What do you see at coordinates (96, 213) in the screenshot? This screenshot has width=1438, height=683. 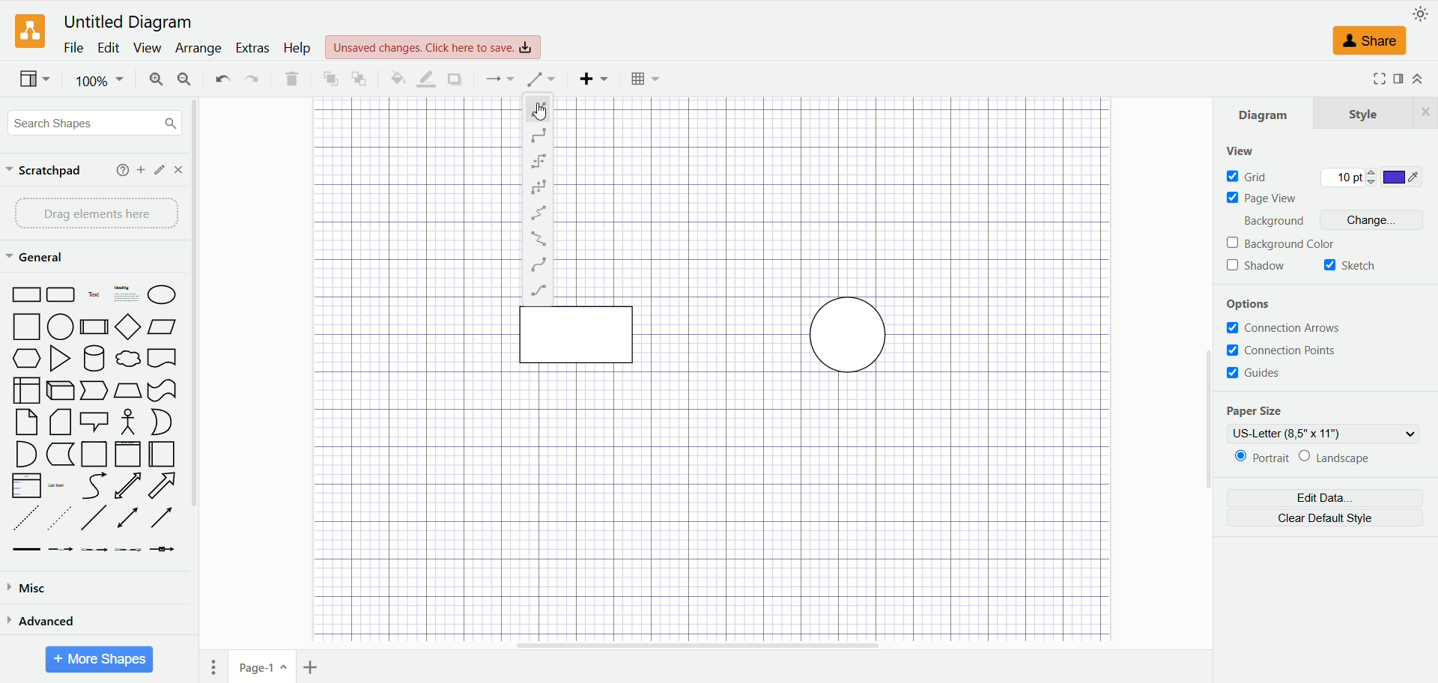 I see `drag elements here` at bounding box center [96, 213].